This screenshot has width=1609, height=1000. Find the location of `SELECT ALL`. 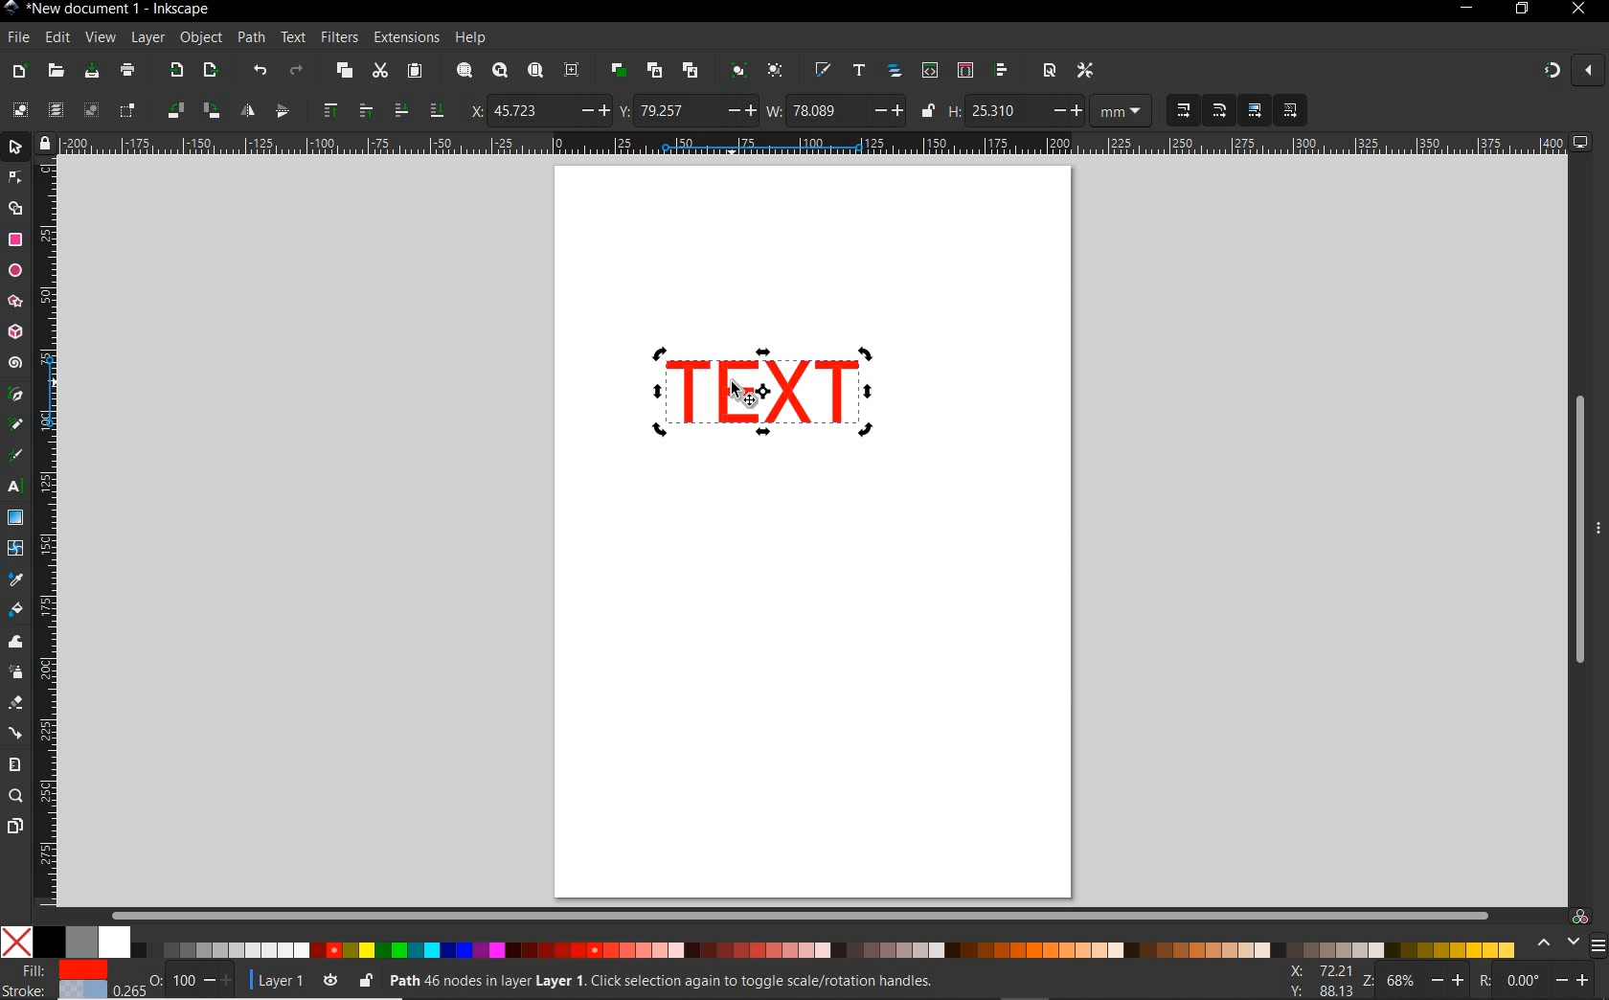

SELECT ALL is located at coordinates (19, 109).